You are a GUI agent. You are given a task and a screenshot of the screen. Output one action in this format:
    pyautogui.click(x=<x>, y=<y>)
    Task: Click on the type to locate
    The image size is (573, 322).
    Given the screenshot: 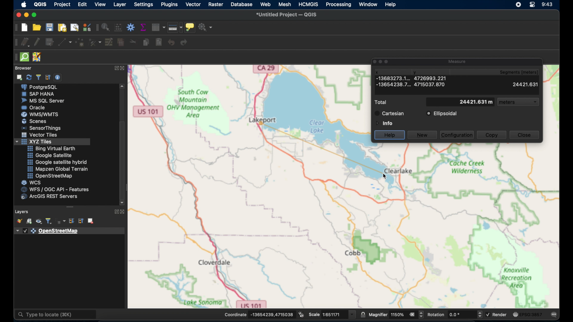 What is the action you would take?
    pyautogui.click(x=56, y=315)
    